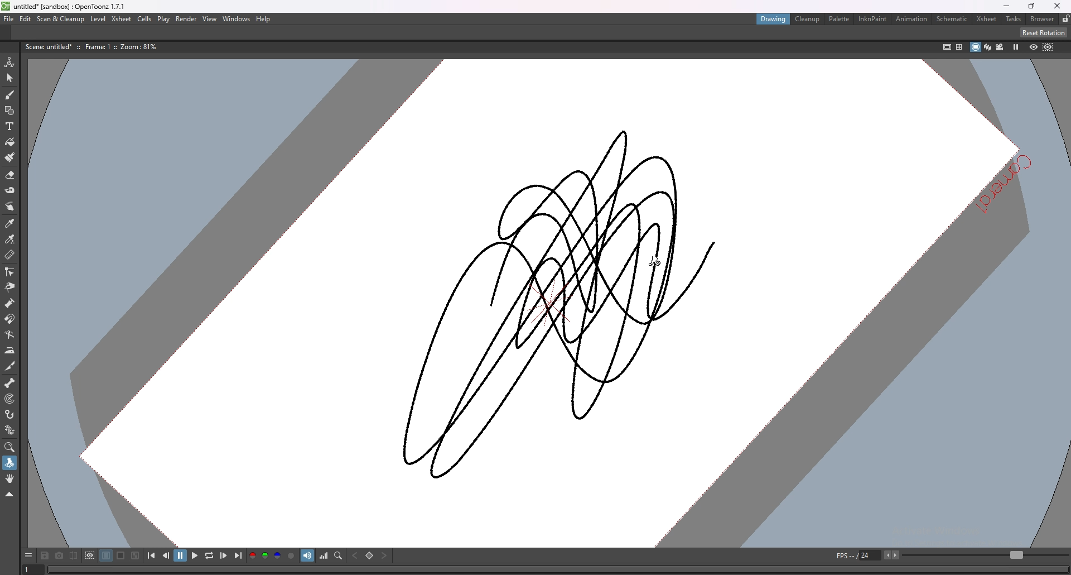 The width and height of the screenshot is (1071, 575). Describe the element at coordinates (986, 555) in the screenshot. I see `fps bar` at that location.